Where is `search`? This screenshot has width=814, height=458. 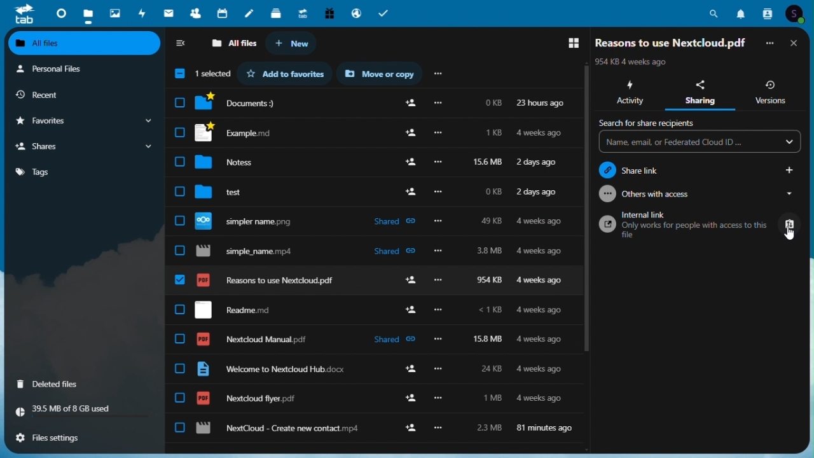
search is located at coordinates (717, 11).